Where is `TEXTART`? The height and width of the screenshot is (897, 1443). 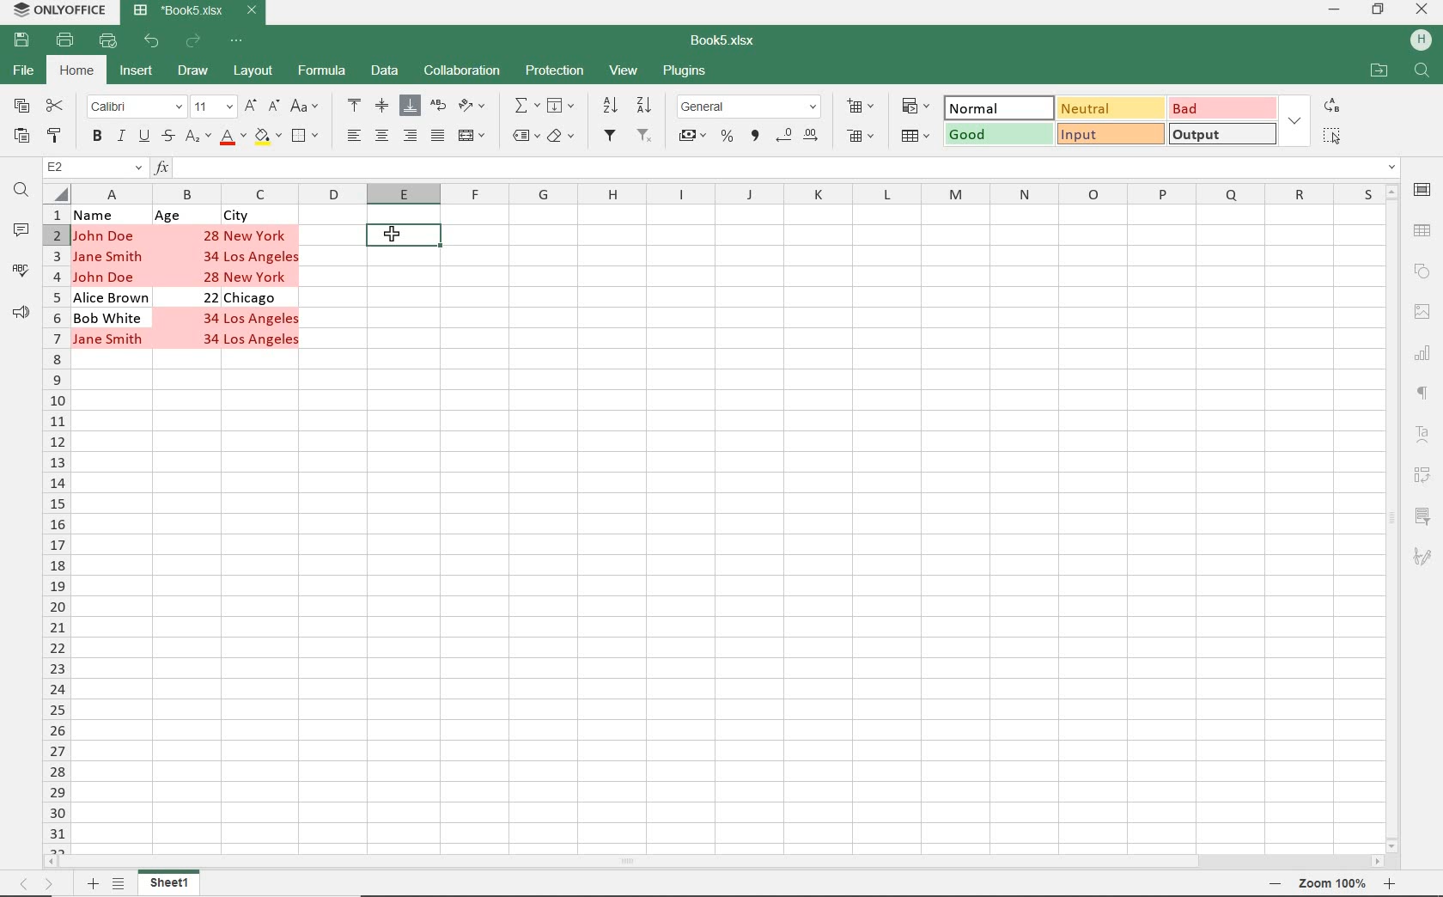 TEXTART is located at coordinates (1421, 435).